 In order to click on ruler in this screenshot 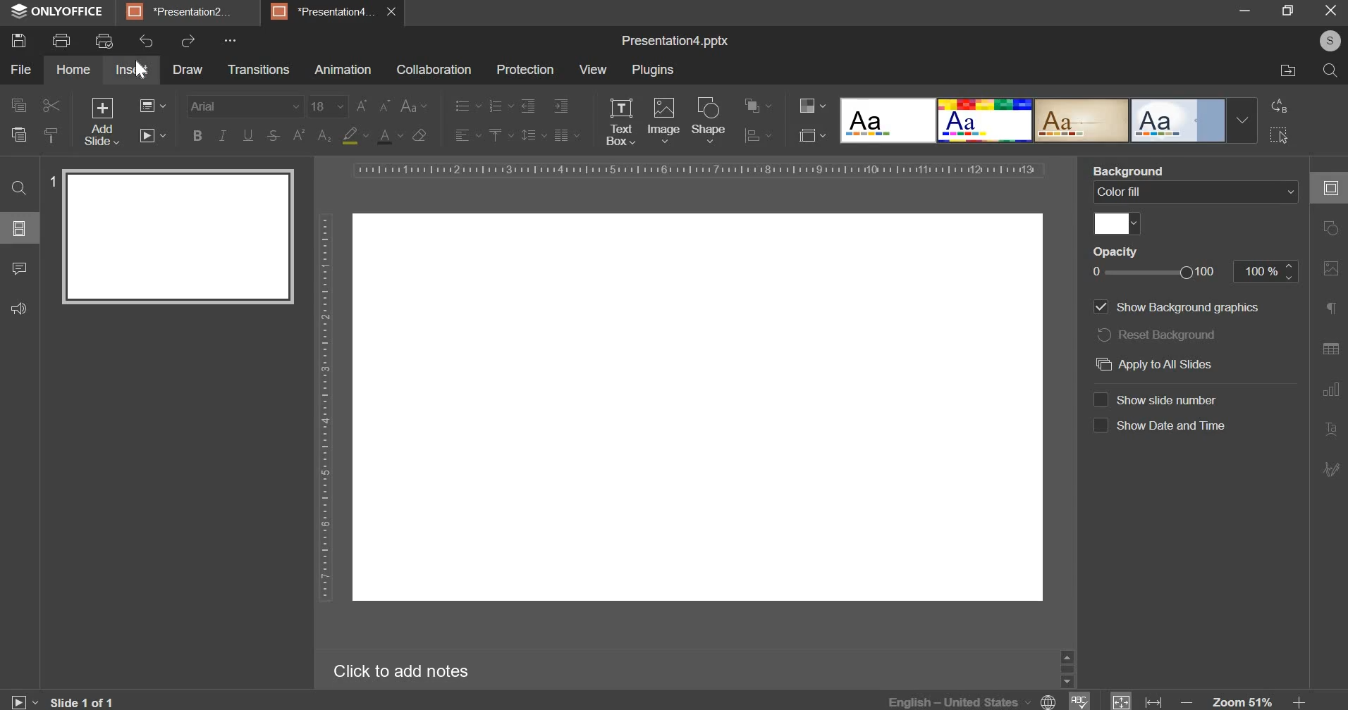, I will do `click(699, 169)`.